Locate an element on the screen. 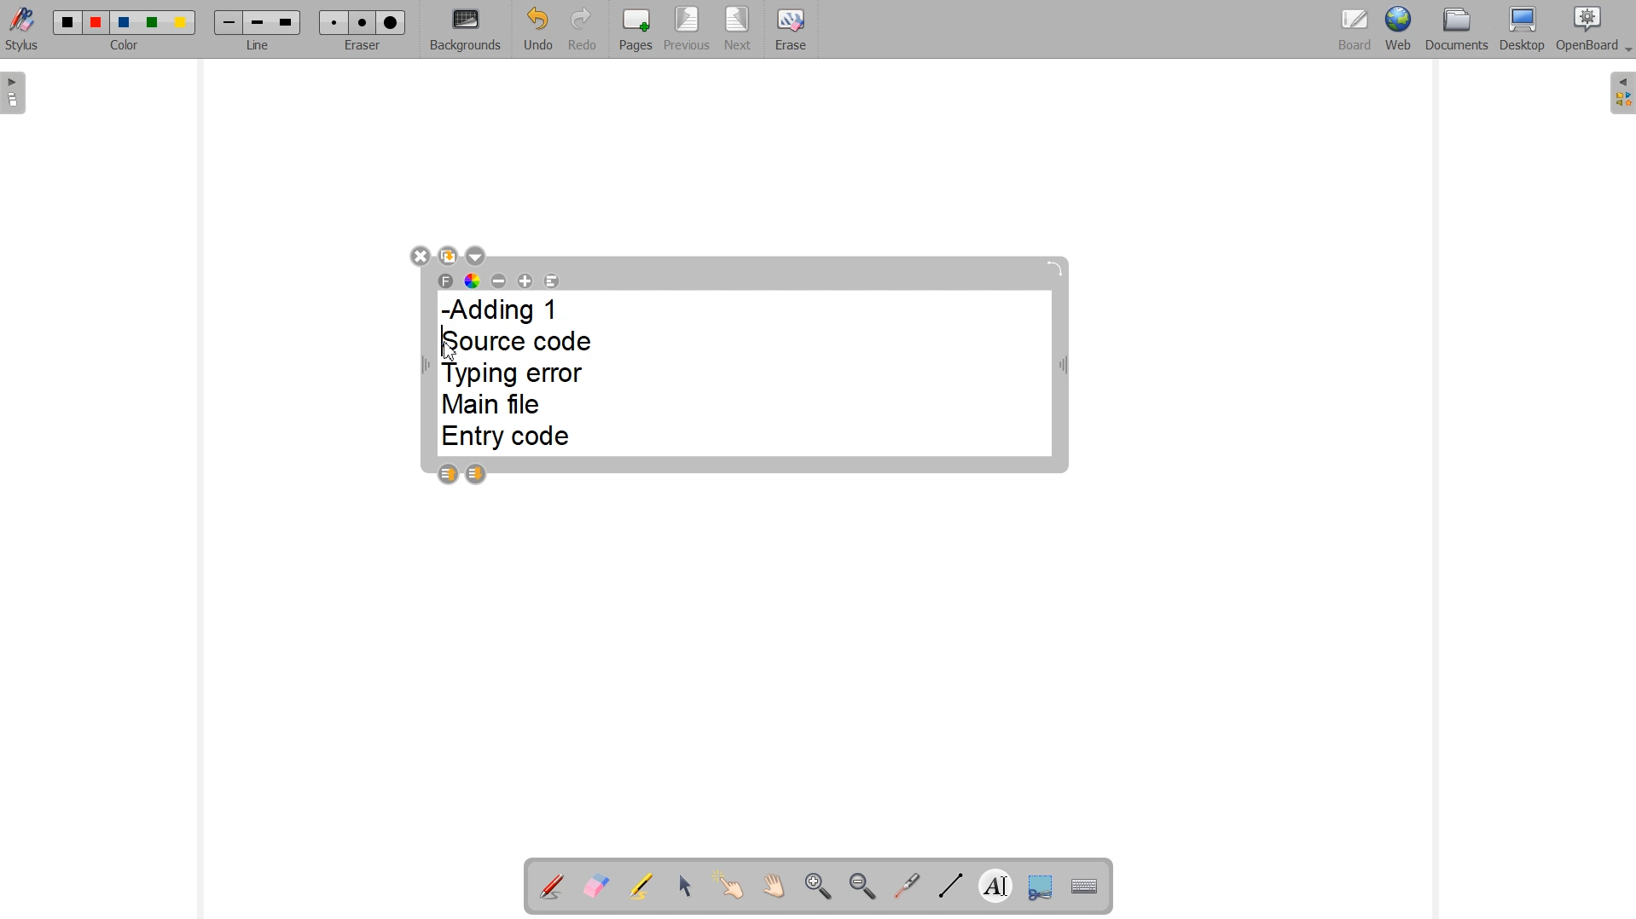 This screenshot has width=1636, height=919. Color 5 is located at coordinates (182, 23).